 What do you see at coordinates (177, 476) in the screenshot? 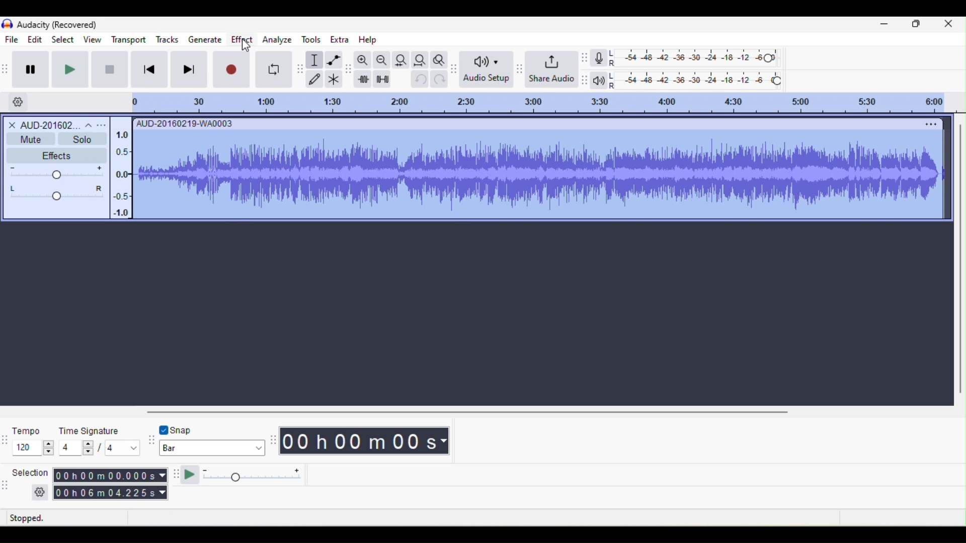
I see `audacity plat at speed` at bounding box center [177, 476].